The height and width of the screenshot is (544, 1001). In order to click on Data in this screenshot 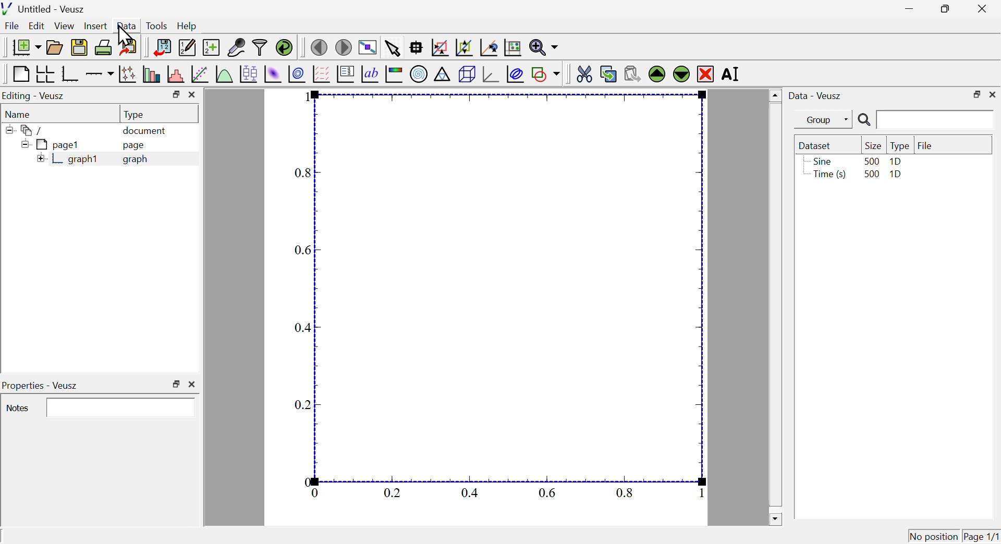, I will do `click(127, 24)`.